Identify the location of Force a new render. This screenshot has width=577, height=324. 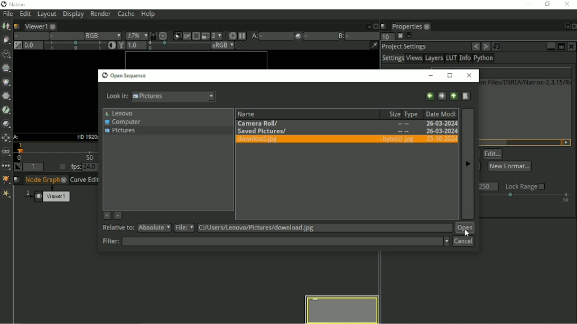
(232, 35).